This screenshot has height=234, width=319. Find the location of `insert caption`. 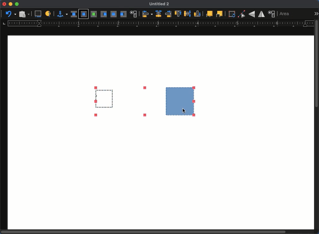

insert caption is located at coordinates (38, 14).